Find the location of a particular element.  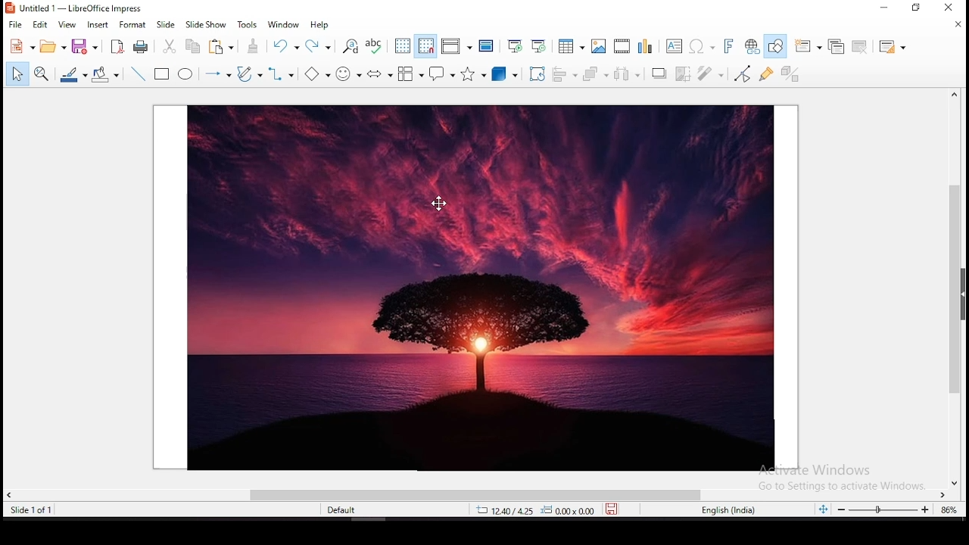

edit is located at coordinates (42, 25).